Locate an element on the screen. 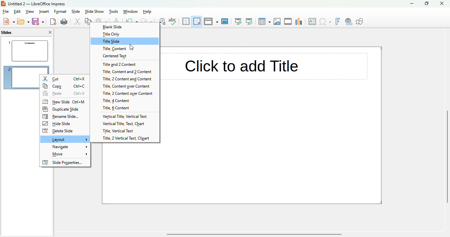 The image size is (450, 237). insert hyperlink is located at coordinates (349, 22).